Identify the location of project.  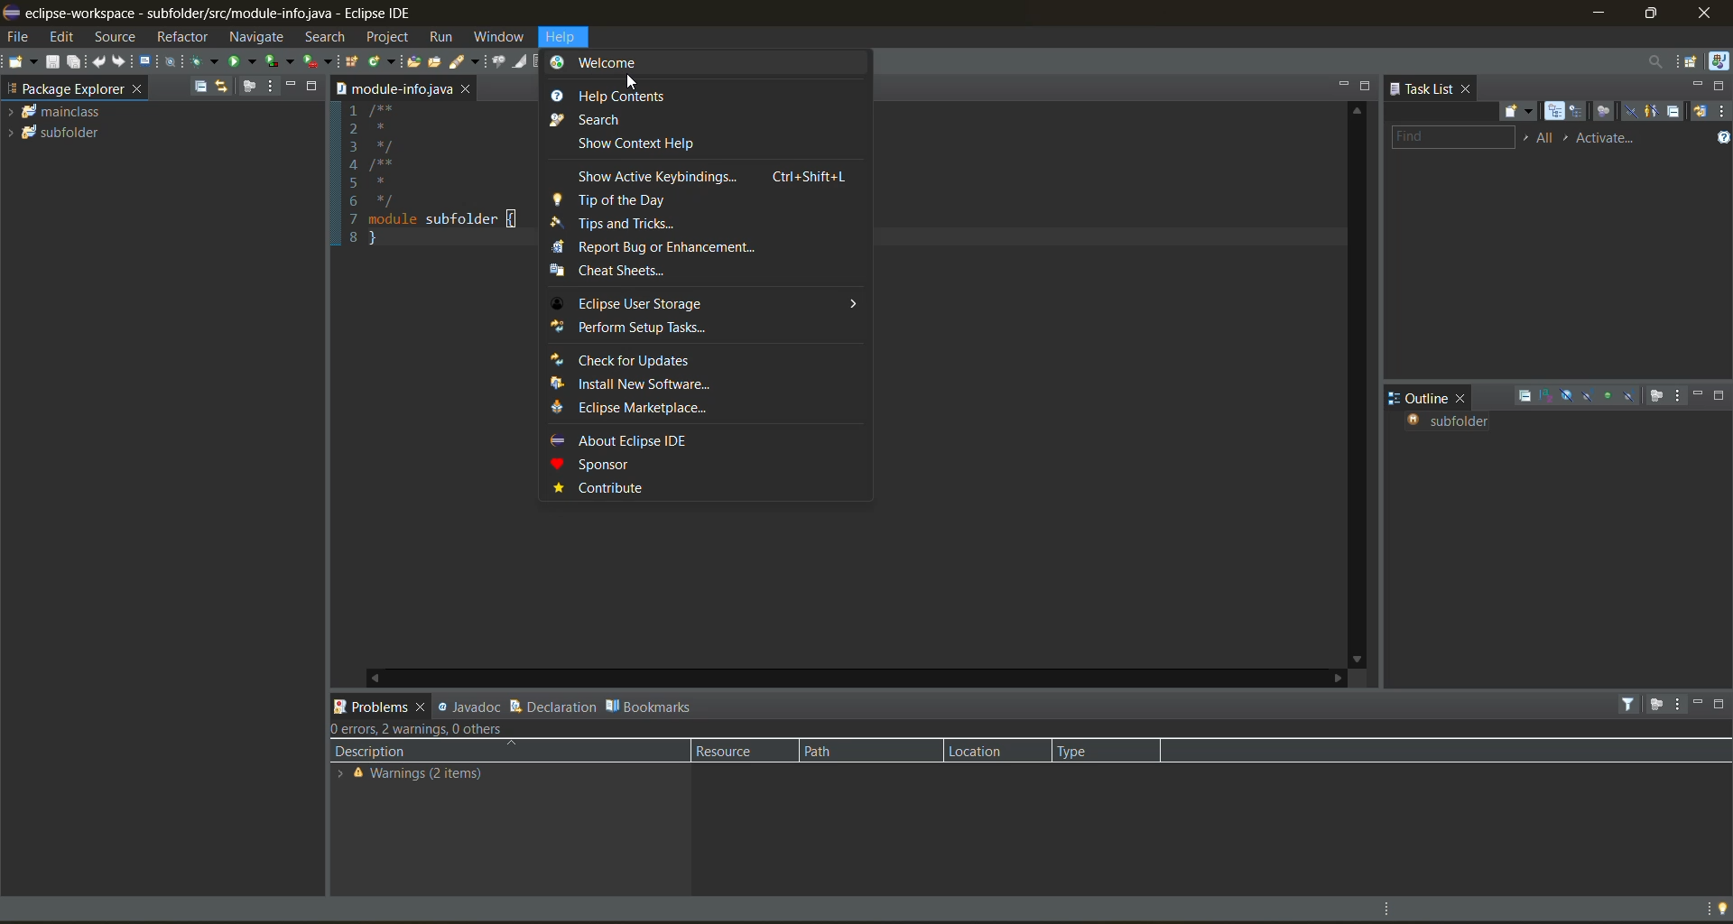
(385, 36).